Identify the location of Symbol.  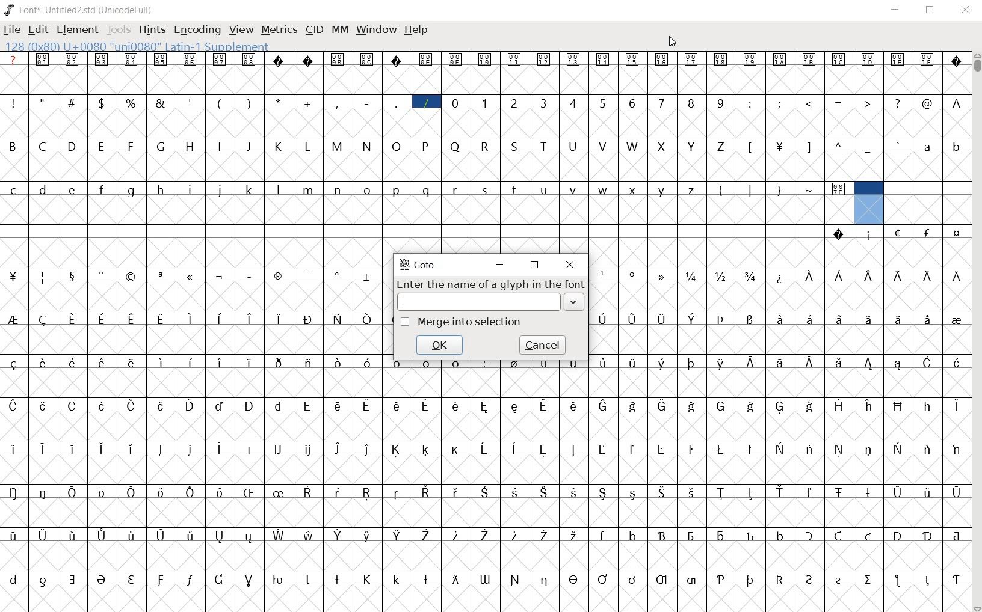
(14, 492).